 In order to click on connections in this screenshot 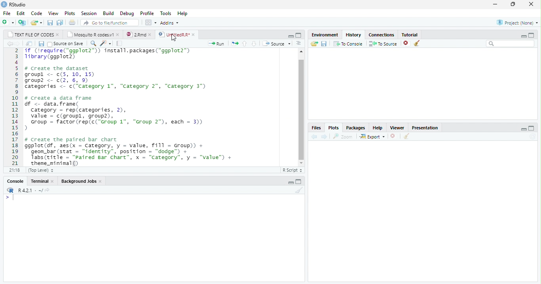, I will do `click(381, 35)`.